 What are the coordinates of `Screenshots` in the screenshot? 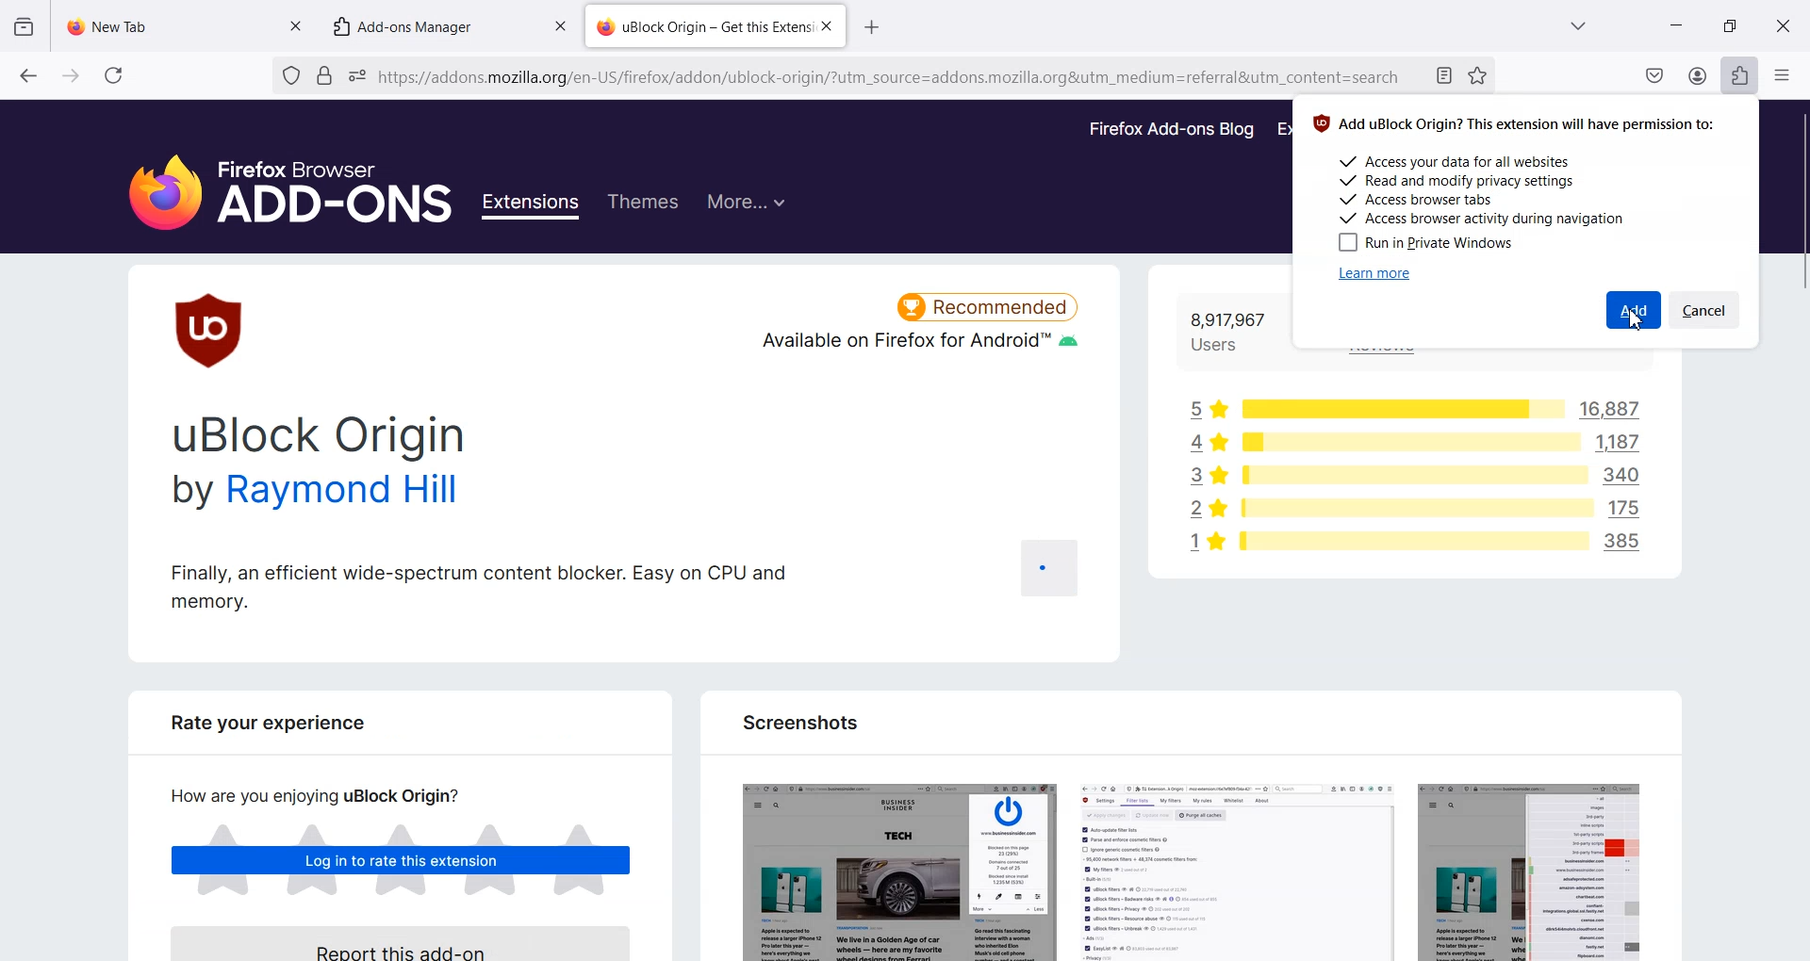 It's located at (798, 722).